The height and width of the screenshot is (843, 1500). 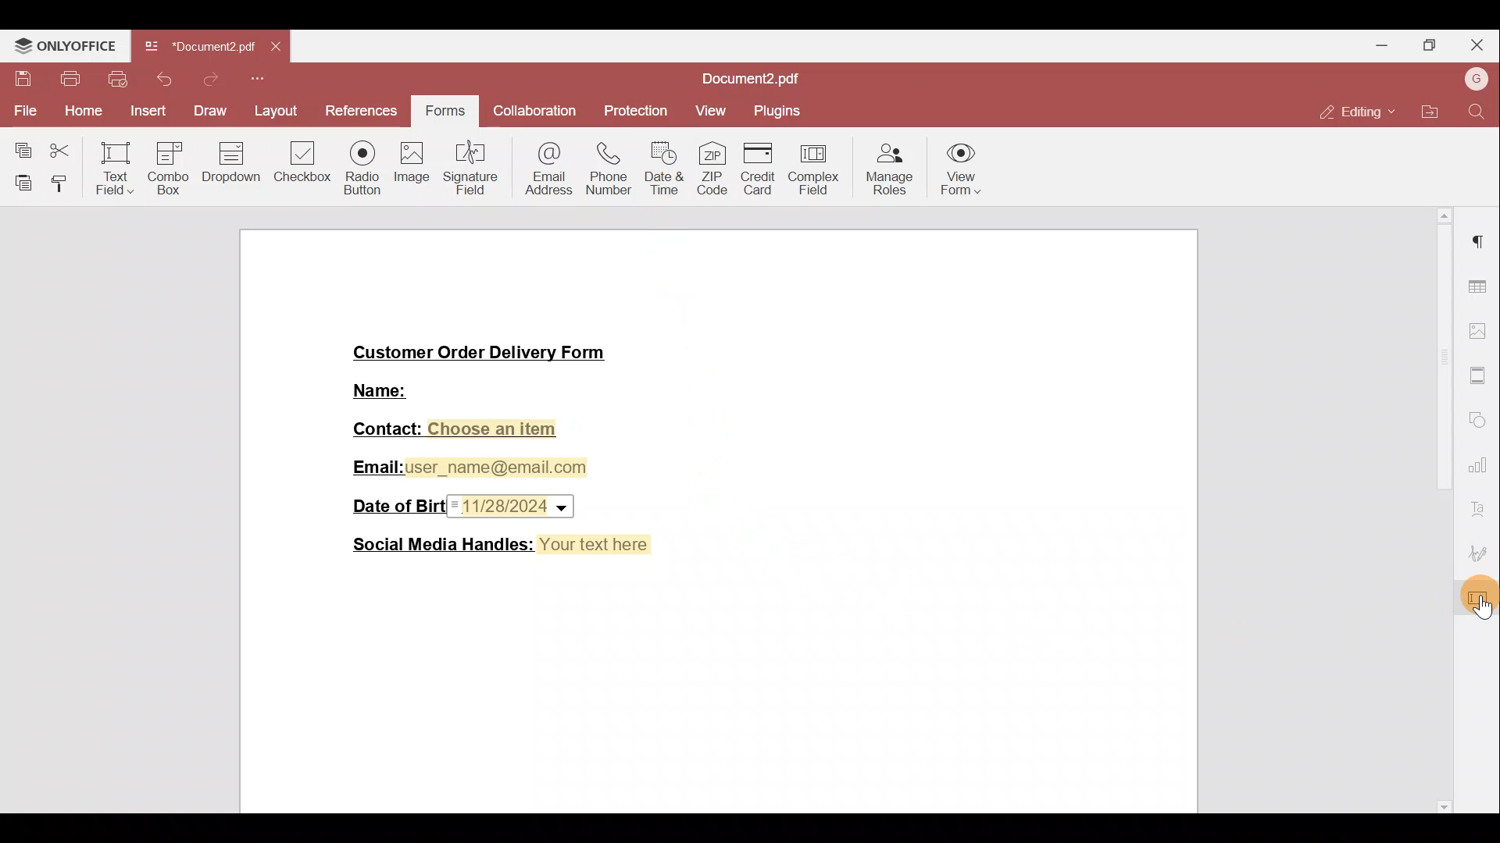 I want to click on Image, so click(x=412, y=168).